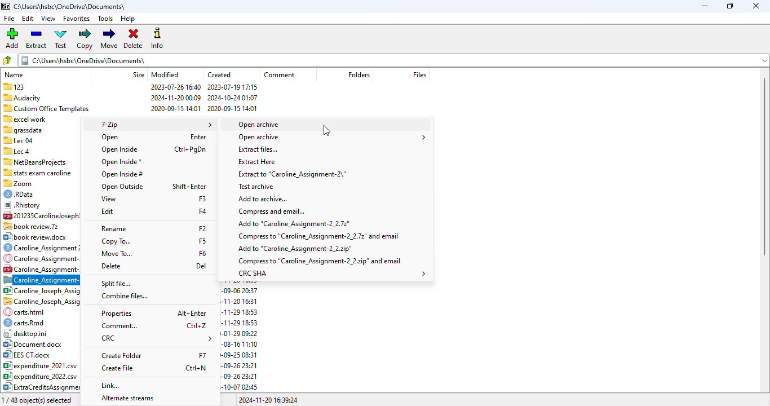 The image size is (770, 406). Describe the element at coordinates (117, 314) in the screenshot. I see `properties` at that location.